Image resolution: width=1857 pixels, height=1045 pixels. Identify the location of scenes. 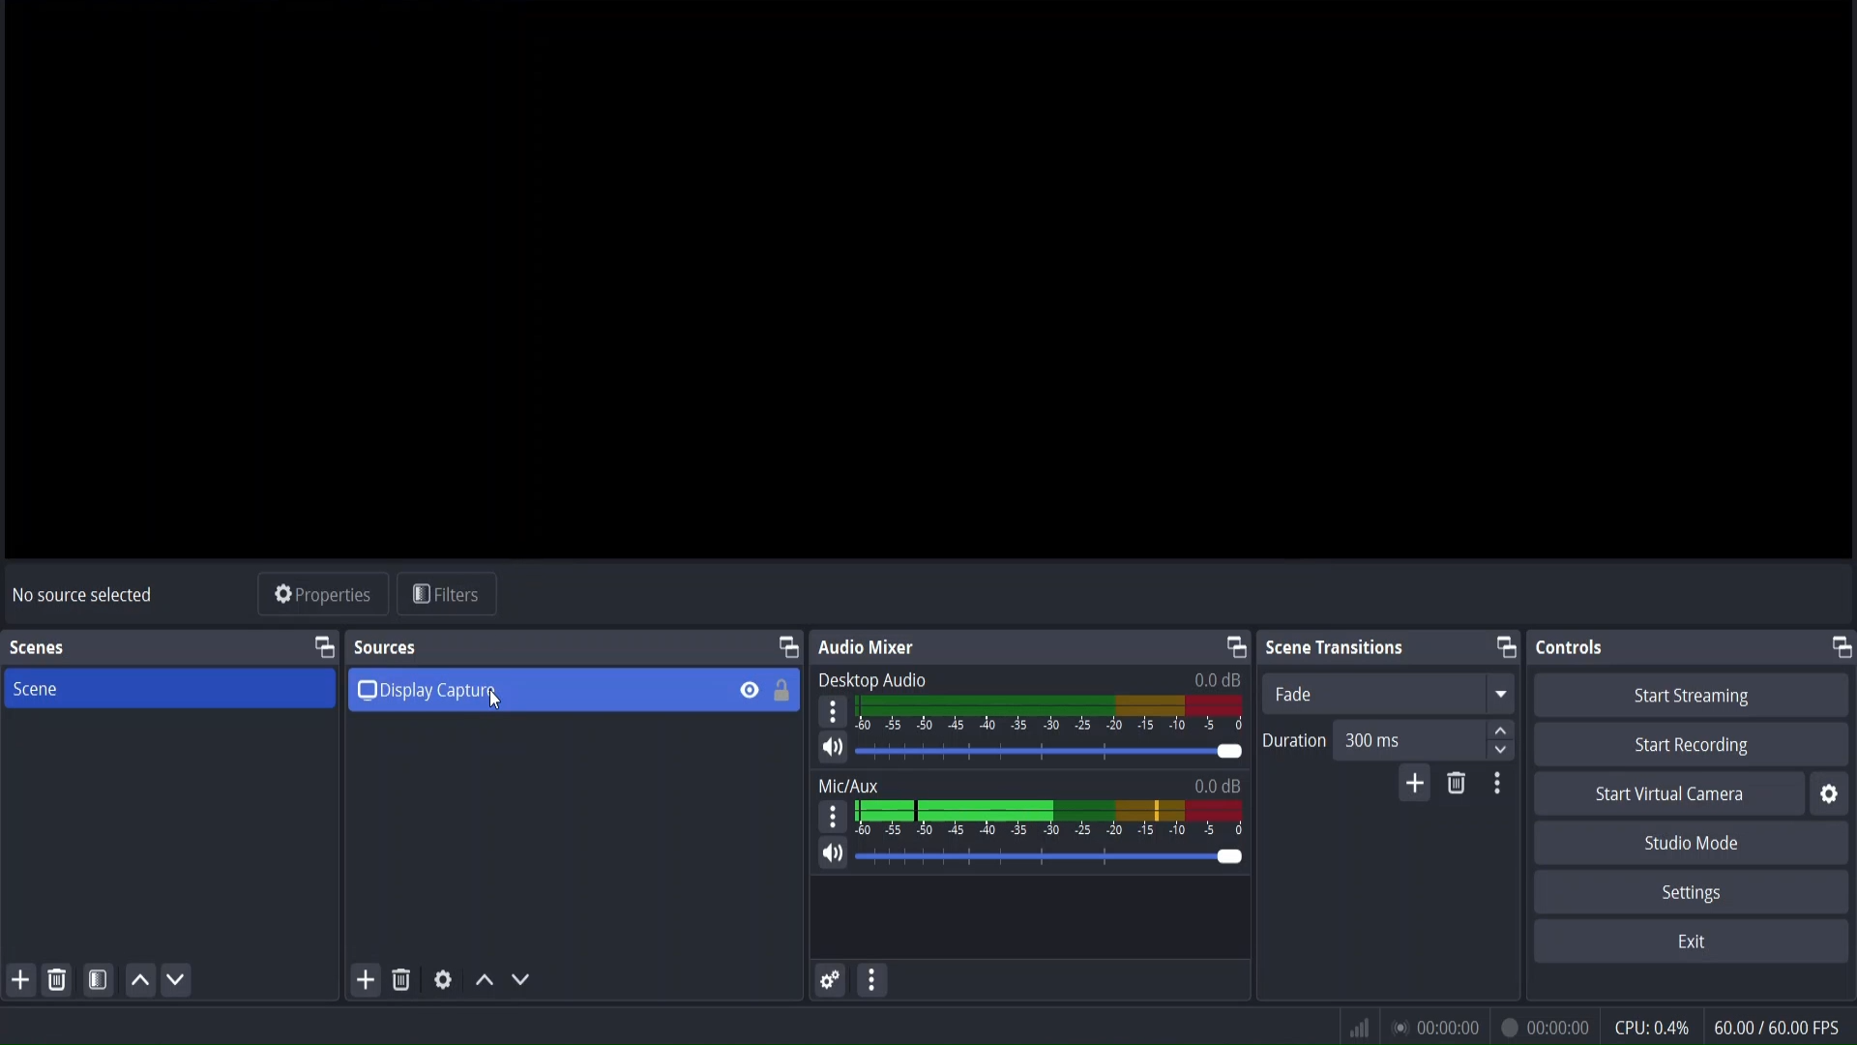
(38, 648).